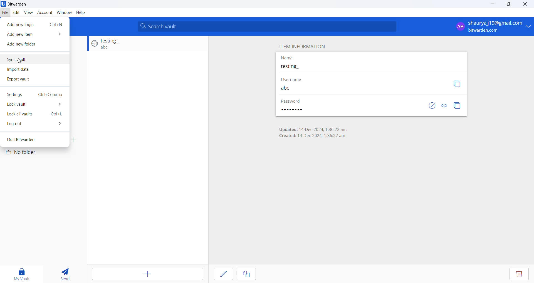 Image resolution: width=534 pixels, height=283 pixels. What do you see at coordinates (296, 110) in the screenshot?
I see `password entered` at bounding box center [296, 110].